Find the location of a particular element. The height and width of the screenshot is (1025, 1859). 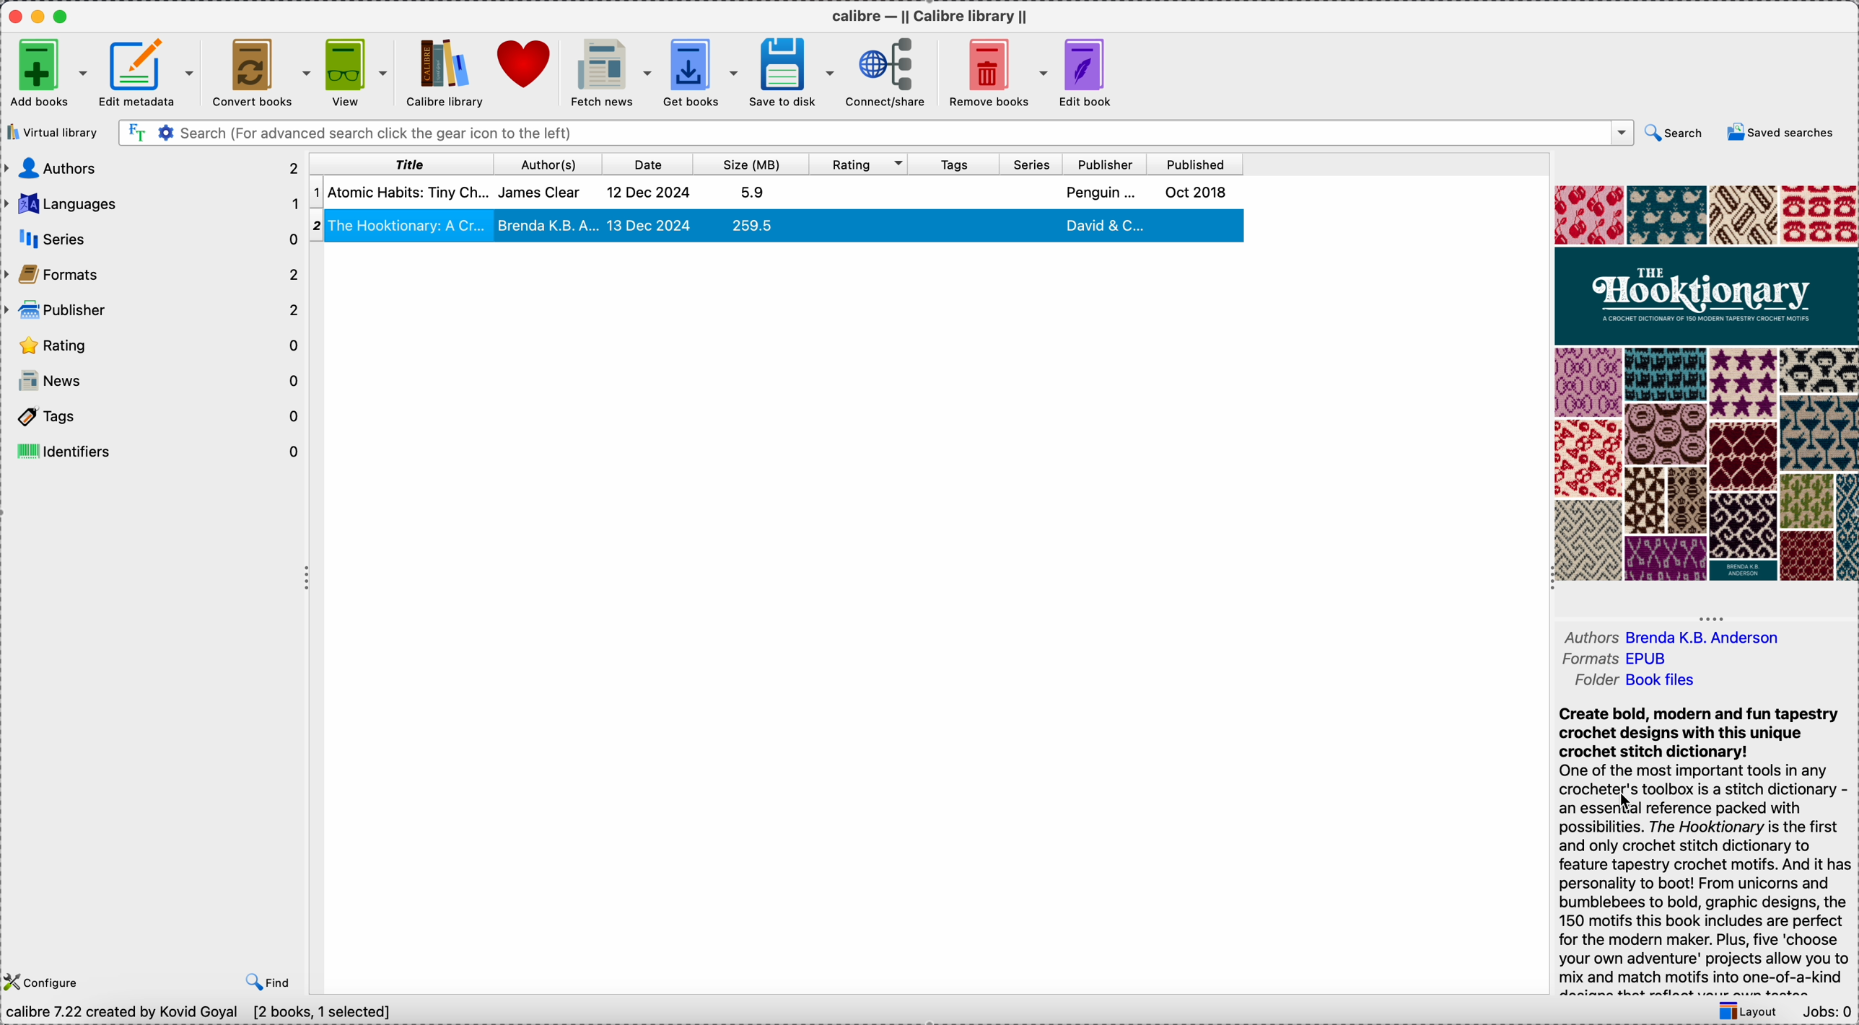

saved searches is located at coordinates (1777, 134).